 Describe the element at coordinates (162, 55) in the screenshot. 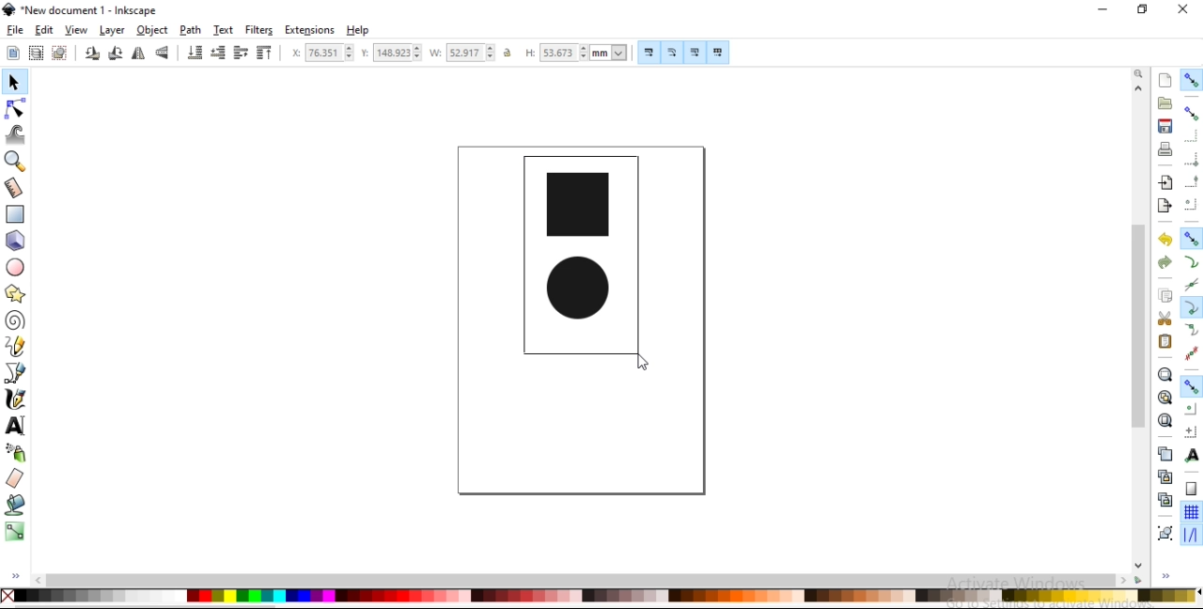

I see `flip vertical` at that location.